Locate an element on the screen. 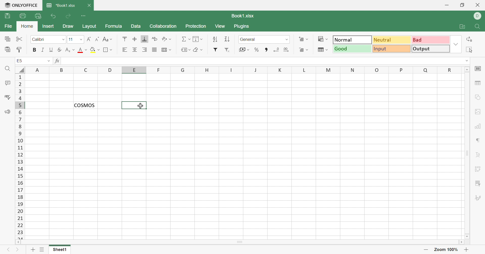 Image resolution: width=485 pixels, height=254 pixels. Home is located at coordinates (27, 26).